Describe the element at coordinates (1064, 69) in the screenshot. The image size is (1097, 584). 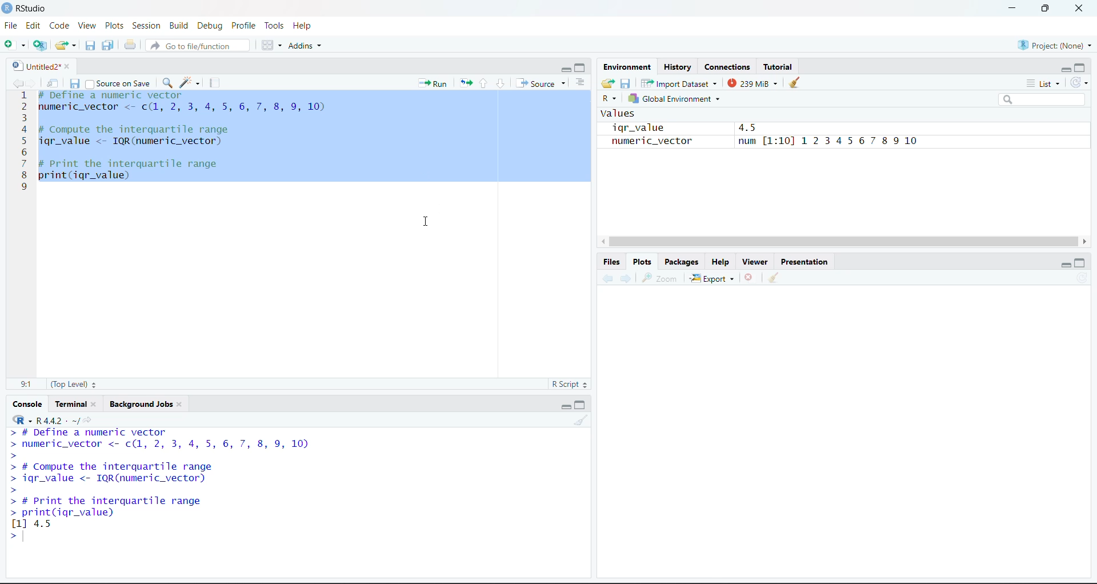
I see `Minimize` at that location.